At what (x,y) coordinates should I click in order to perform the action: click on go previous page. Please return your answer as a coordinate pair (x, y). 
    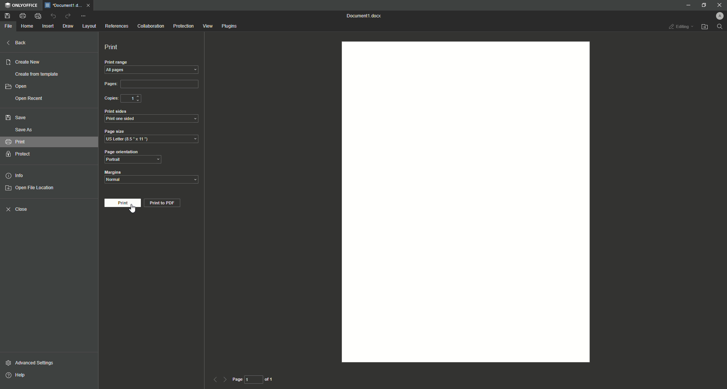
    Looking at the image, I should click on (215, 379).